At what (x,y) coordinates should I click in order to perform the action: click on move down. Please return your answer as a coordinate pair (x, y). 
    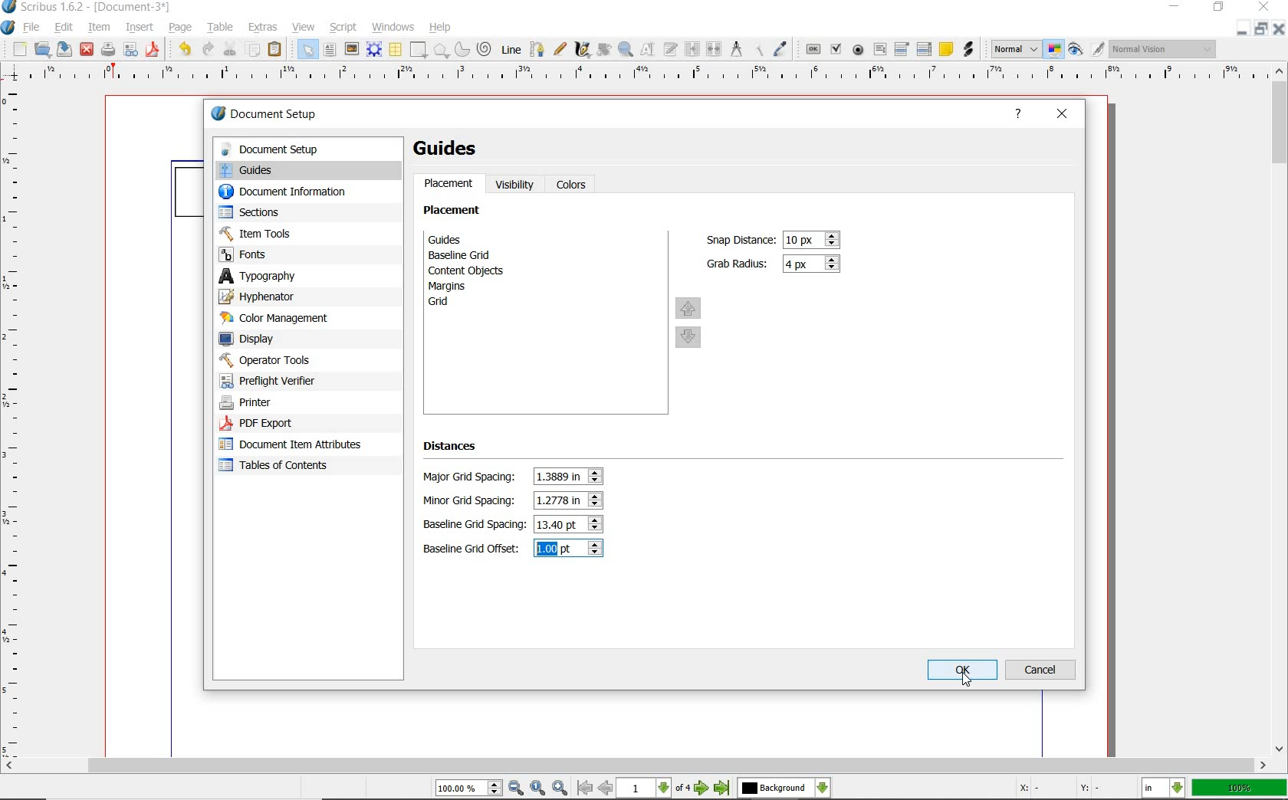
    Looking at the image, I should click on (690, 339).